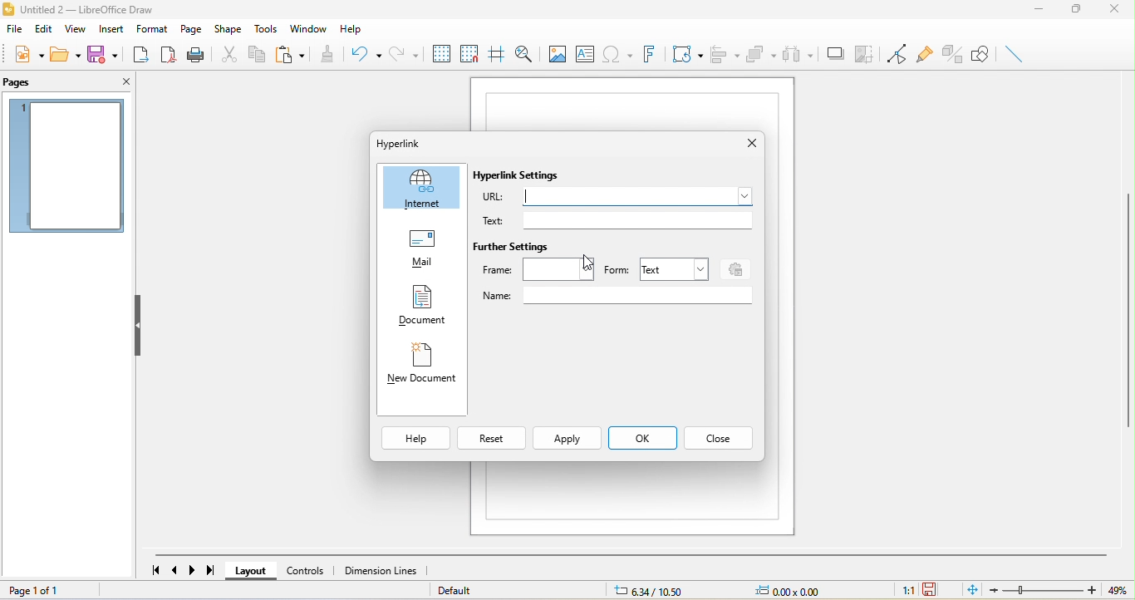 The height and width of the screenshot is (600, 1135). Describe the element at coordinates (441, 53) in the screenshot. I see `display grid` at that location.